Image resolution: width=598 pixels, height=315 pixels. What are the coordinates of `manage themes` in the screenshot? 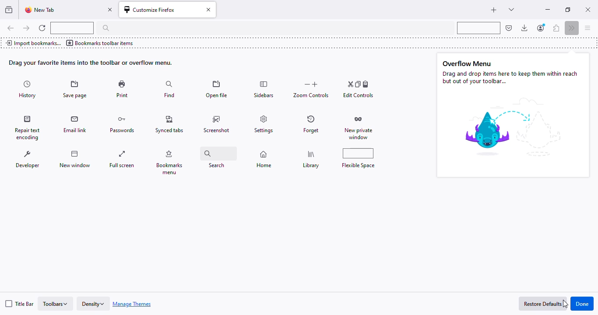 It's located at (132, 304).